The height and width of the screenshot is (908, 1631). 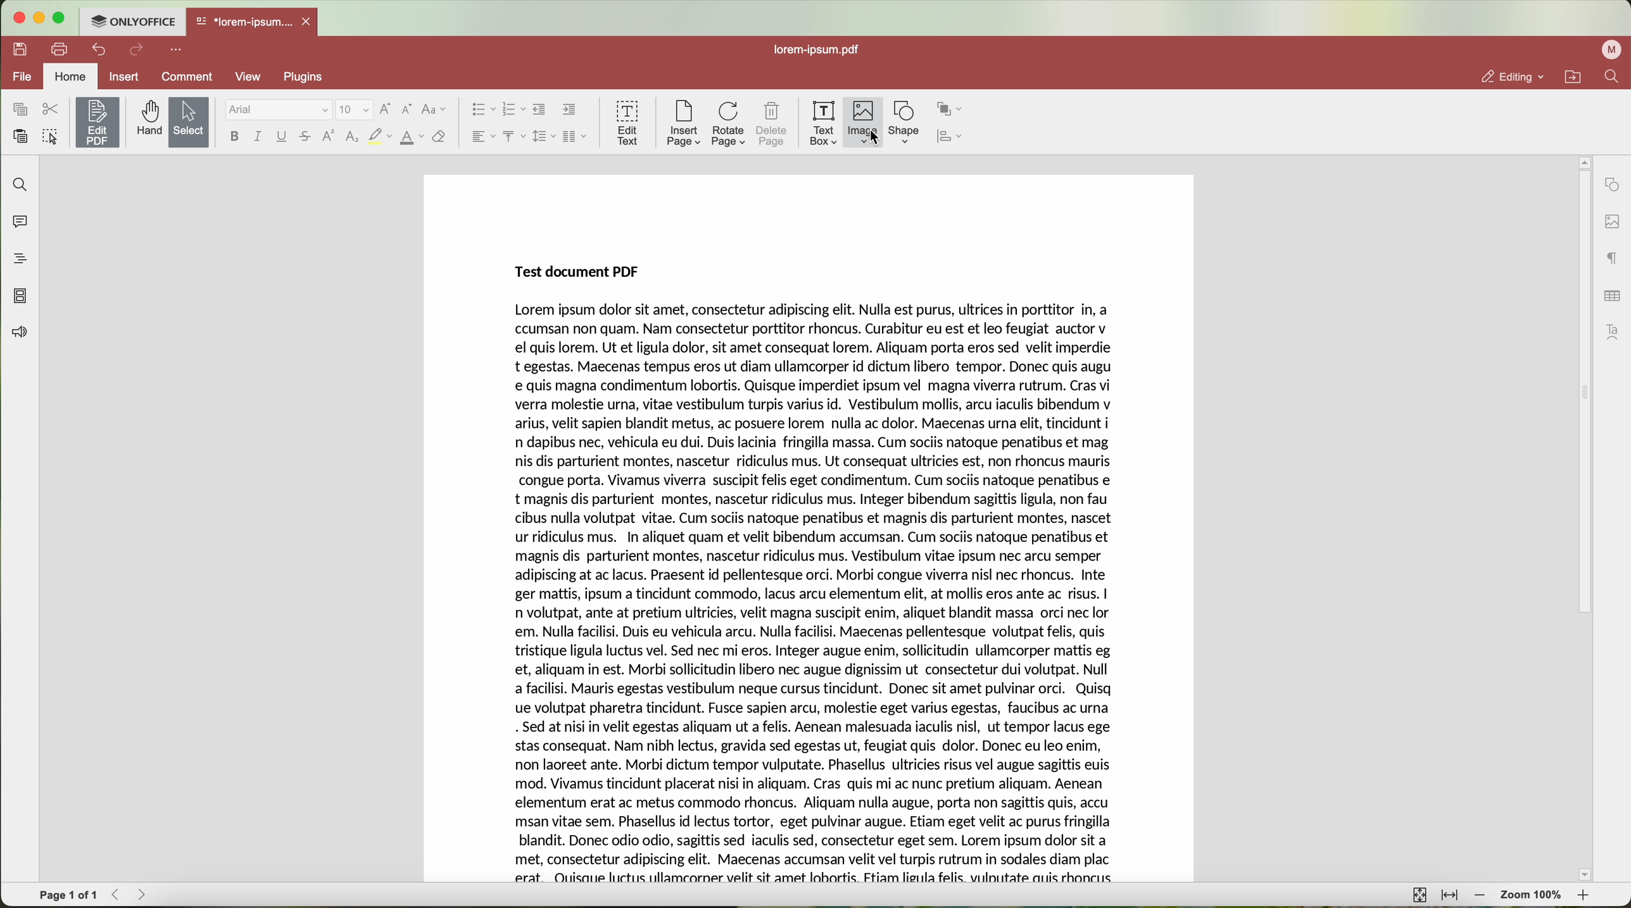 What do you see at coordinates (772, 126) in the screenshot?
I see `delete page` at bounding box center [772, 126].